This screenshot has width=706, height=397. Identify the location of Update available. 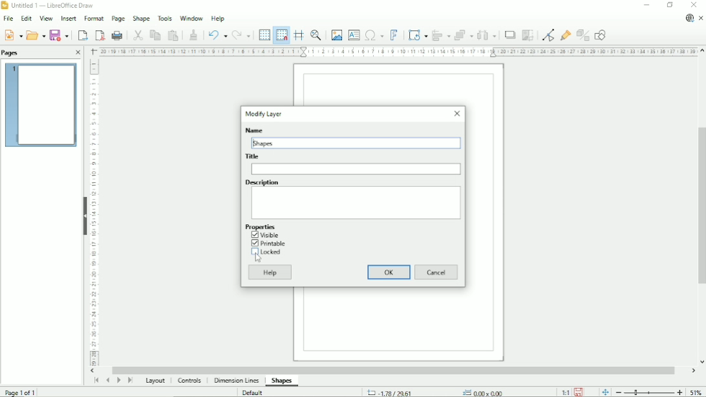
(688, 19).